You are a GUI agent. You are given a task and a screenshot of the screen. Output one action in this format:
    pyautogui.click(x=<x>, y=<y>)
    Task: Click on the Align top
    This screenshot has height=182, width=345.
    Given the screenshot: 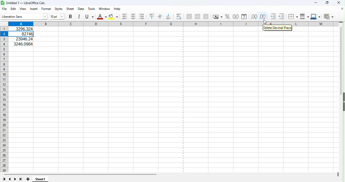 What is the action you would take?
    pyautogui.click(x=153, y=16)
    